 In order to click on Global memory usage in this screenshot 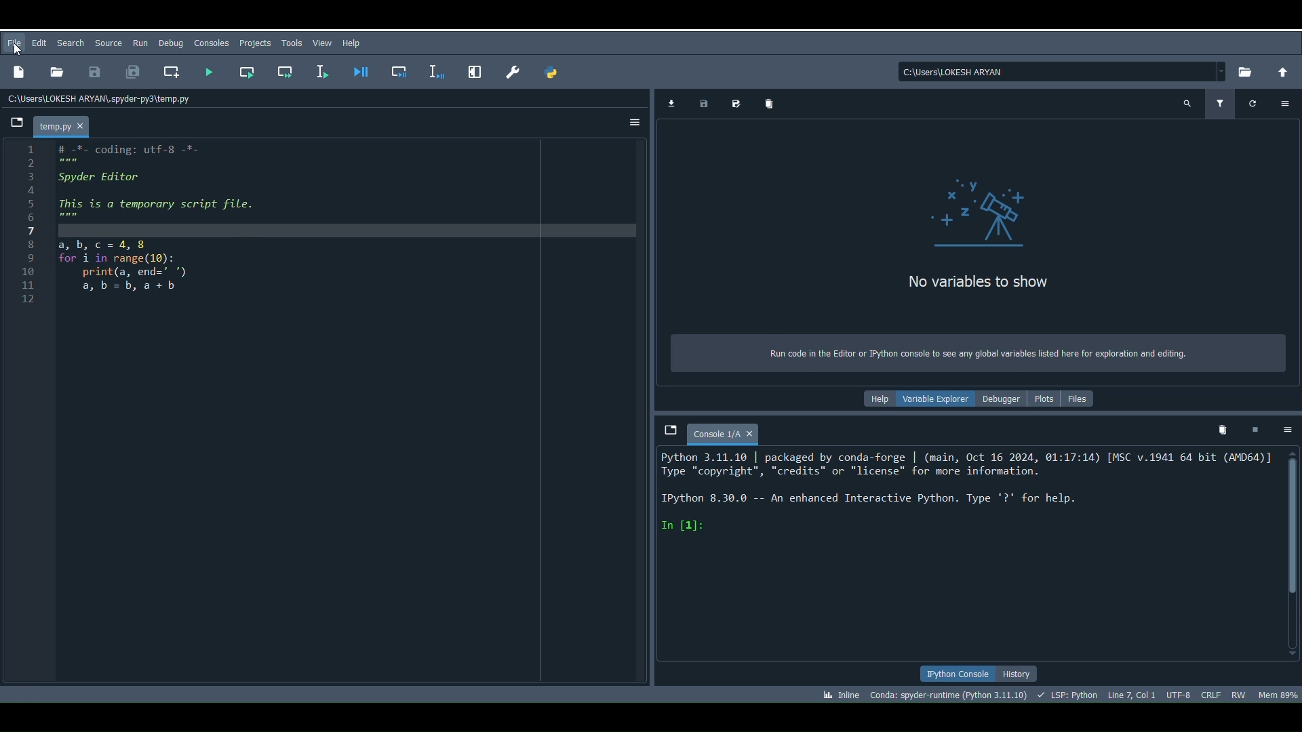, I will do `click(1274, 696)`.